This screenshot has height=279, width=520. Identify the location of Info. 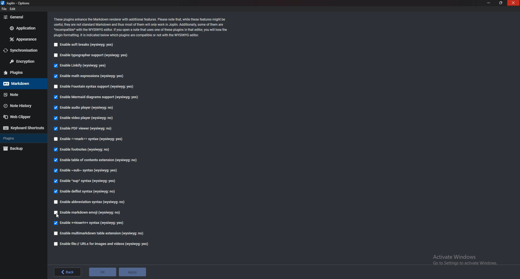
(142, 27).